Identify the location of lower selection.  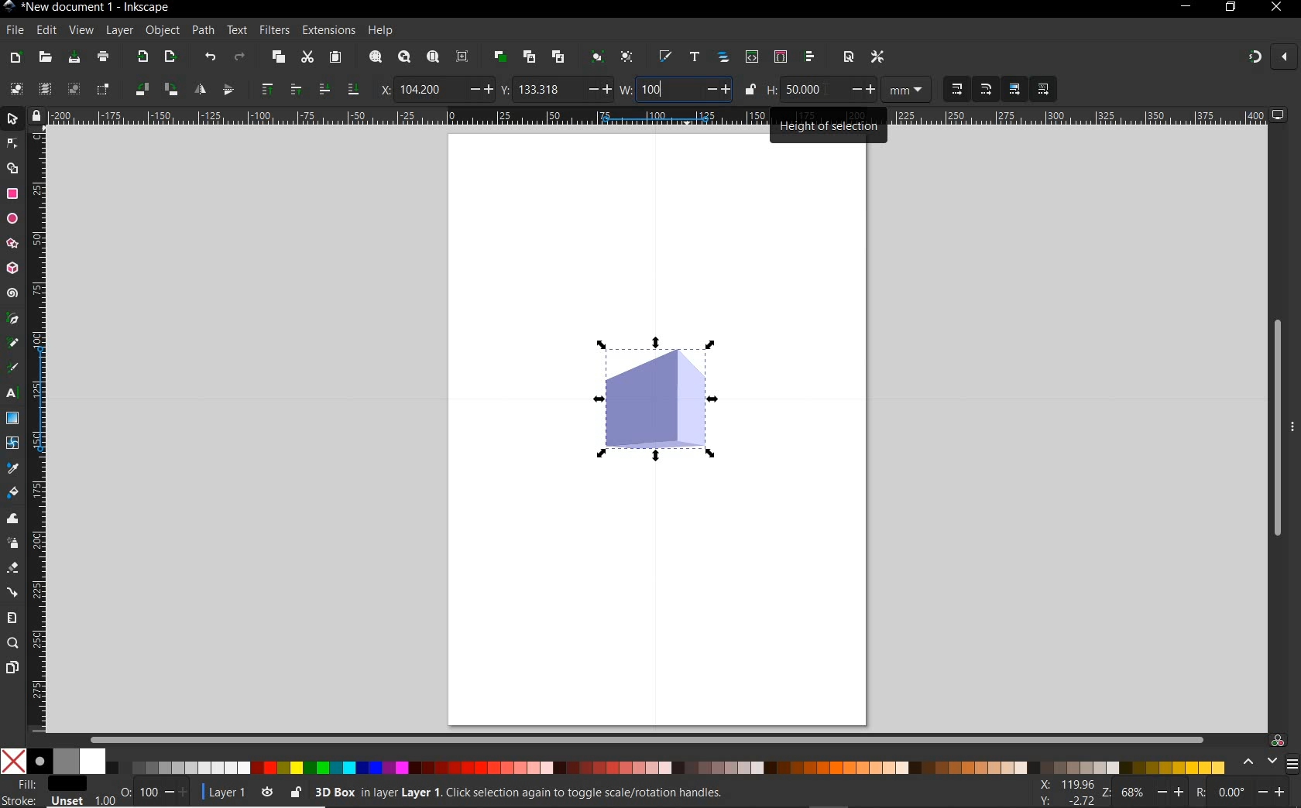
(354, 89).